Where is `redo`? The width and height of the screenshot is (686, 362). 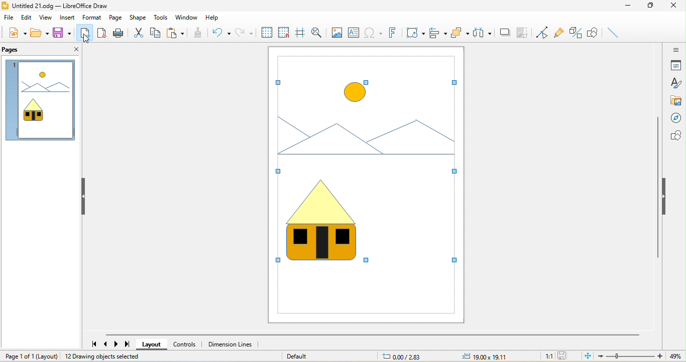 redo is located at coordinates (245, 33).